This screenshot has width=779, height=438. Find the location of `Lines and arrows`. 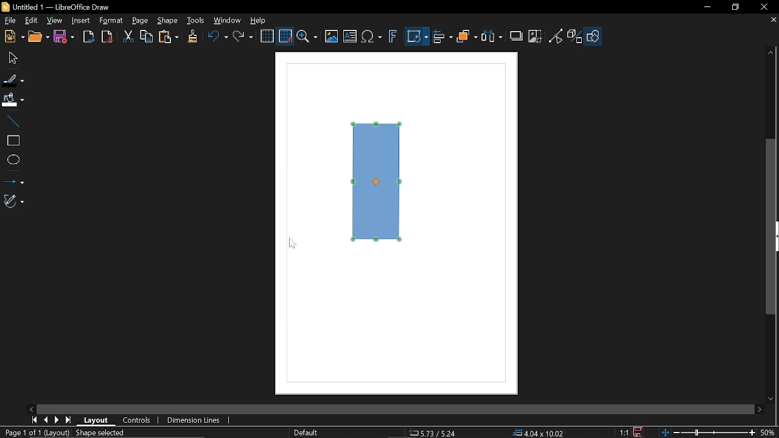

Lines and arrows is located at coordinates (13, 180).